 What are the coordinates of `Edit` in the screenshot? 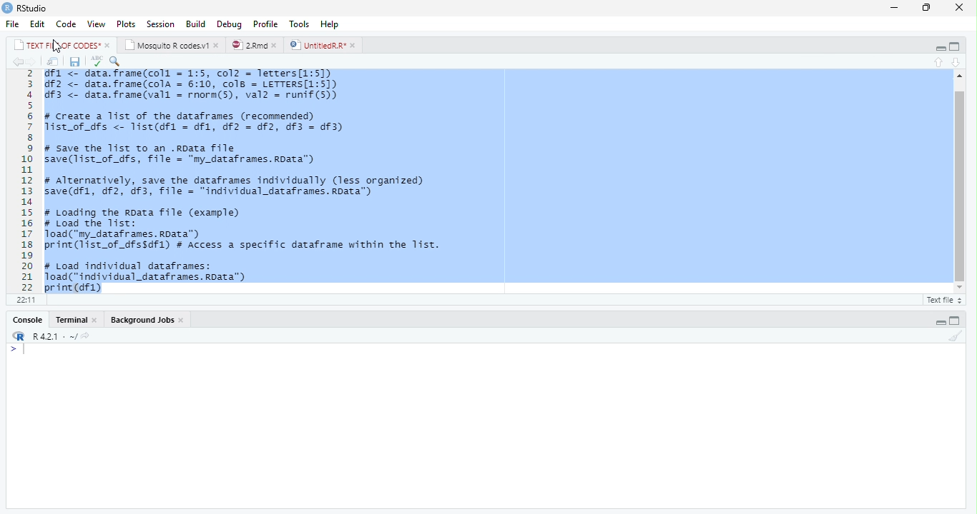 It's located at (38, 24).